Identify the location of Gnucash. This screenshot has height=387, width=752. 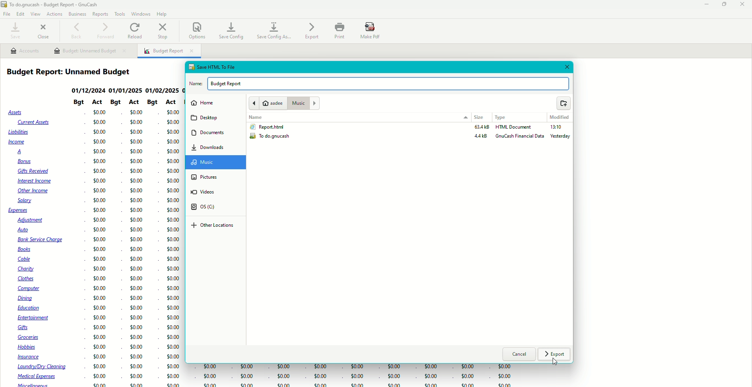
(520, 137).